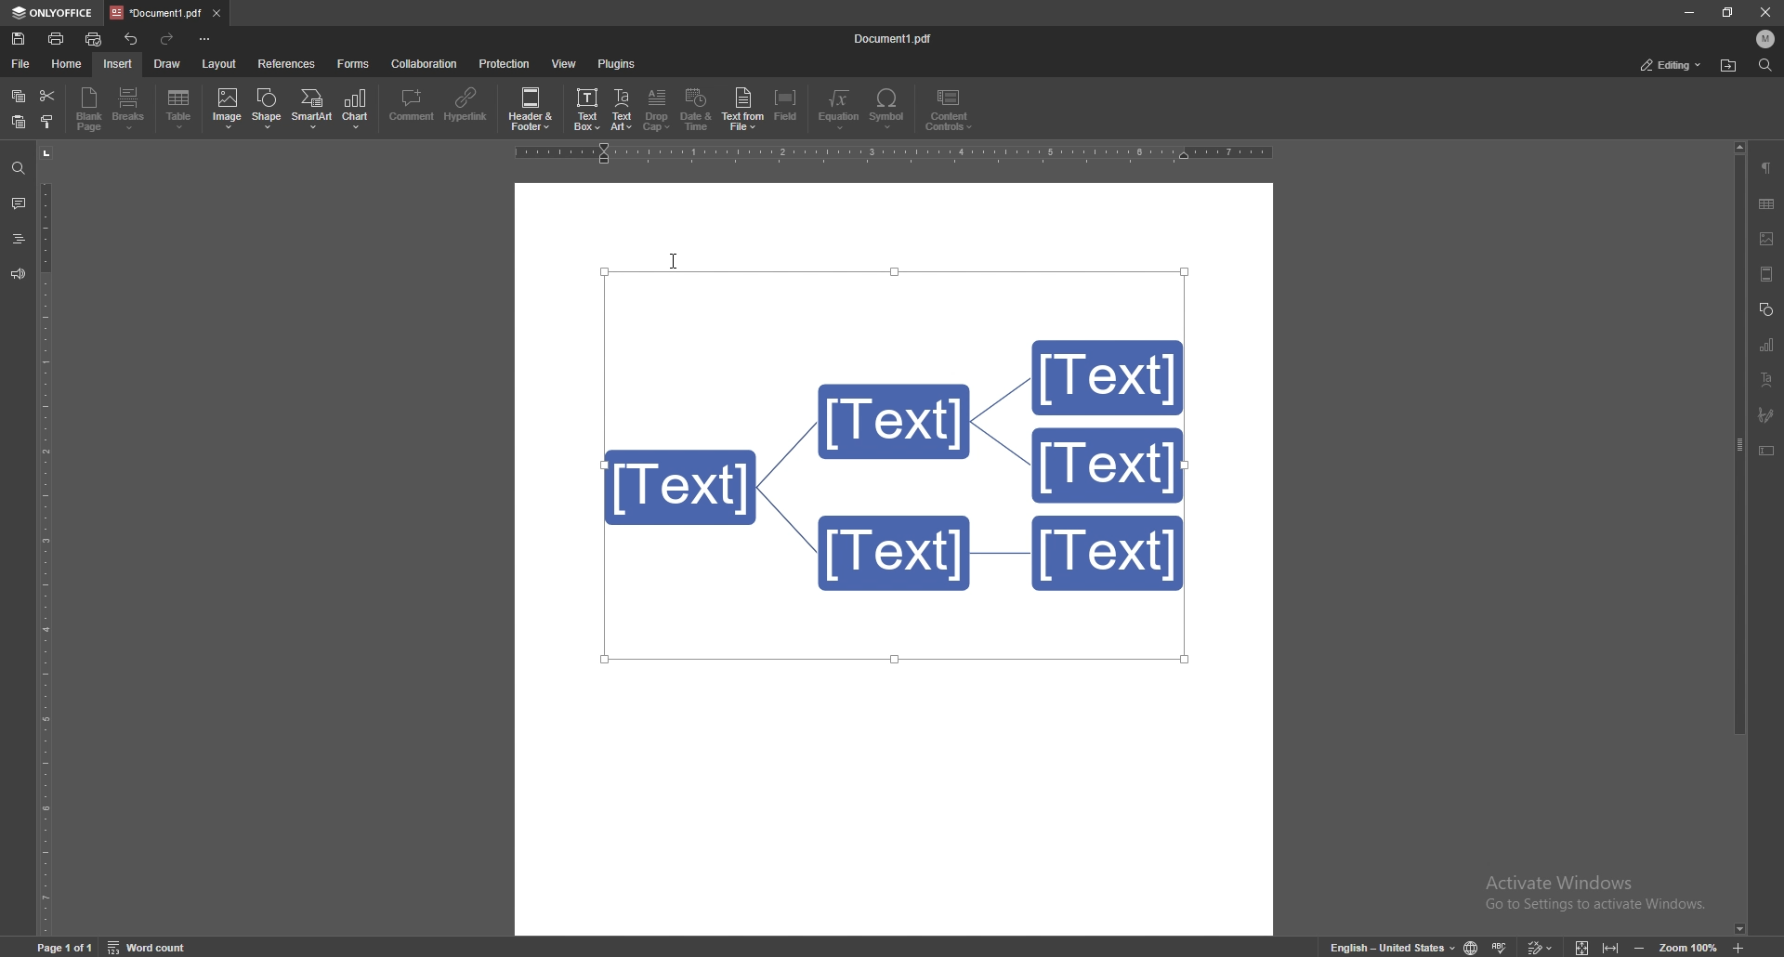 The height and width of the screenshot is (957, 1784). I want to click on image, so click(227, 109).